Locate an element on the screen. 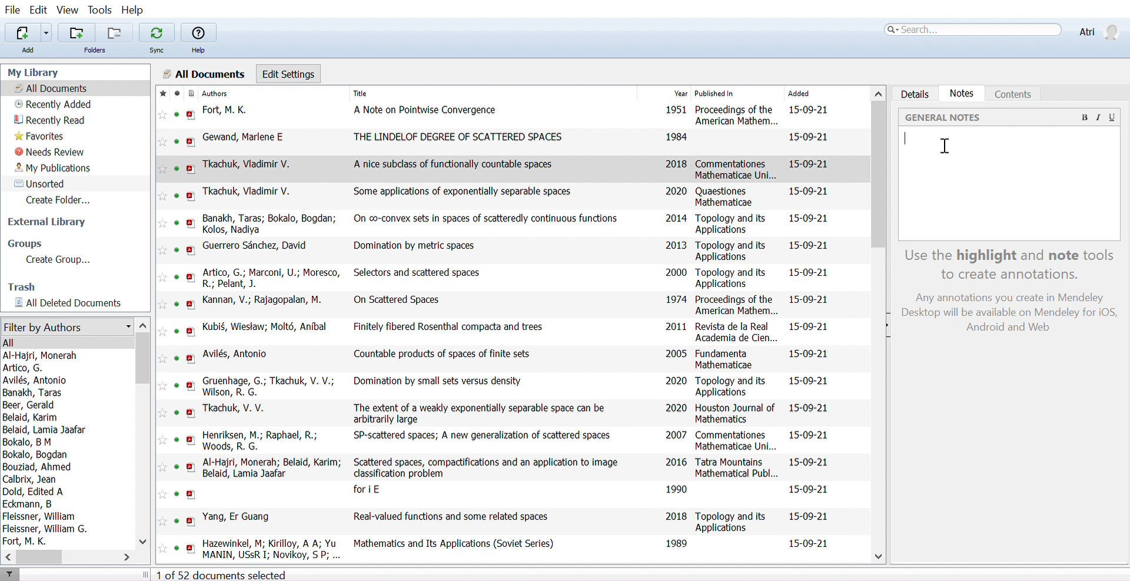 The width and height of the screenshot is (1130, 581). open PDF is located at coordinates (191, 278).